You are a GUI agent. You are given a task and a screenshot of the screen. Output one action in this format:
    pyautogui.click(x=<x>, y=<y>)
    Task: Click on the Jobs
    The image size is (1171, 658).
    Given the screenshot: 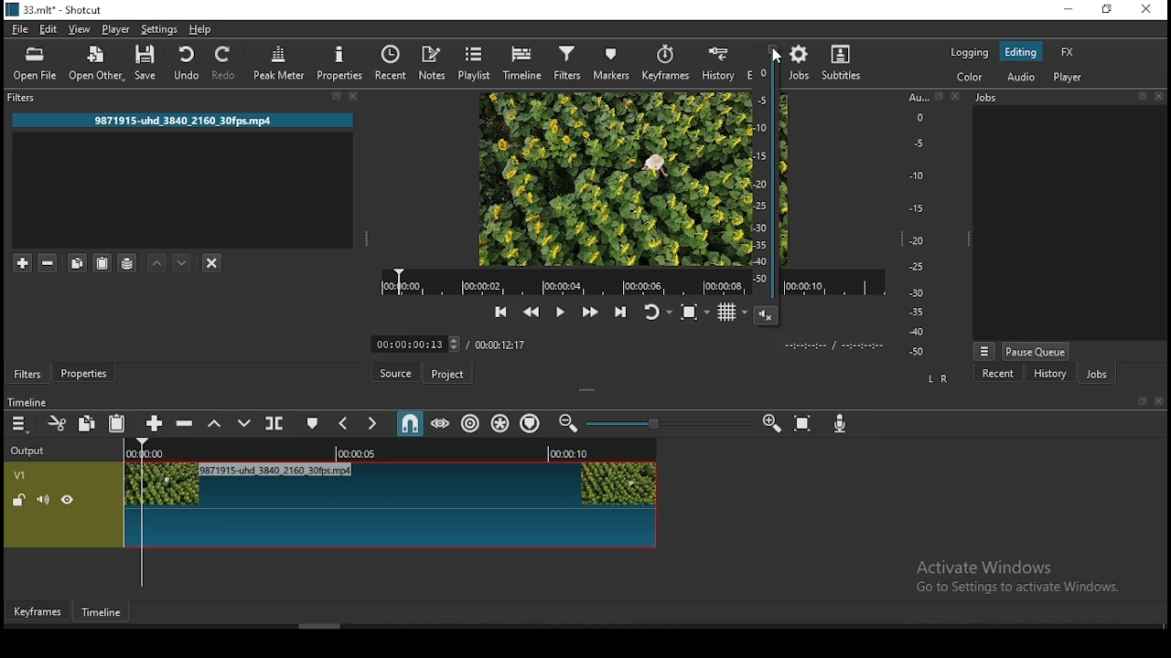 What is the action you would take?
    pyautogui.click(x=995, y=99)
    